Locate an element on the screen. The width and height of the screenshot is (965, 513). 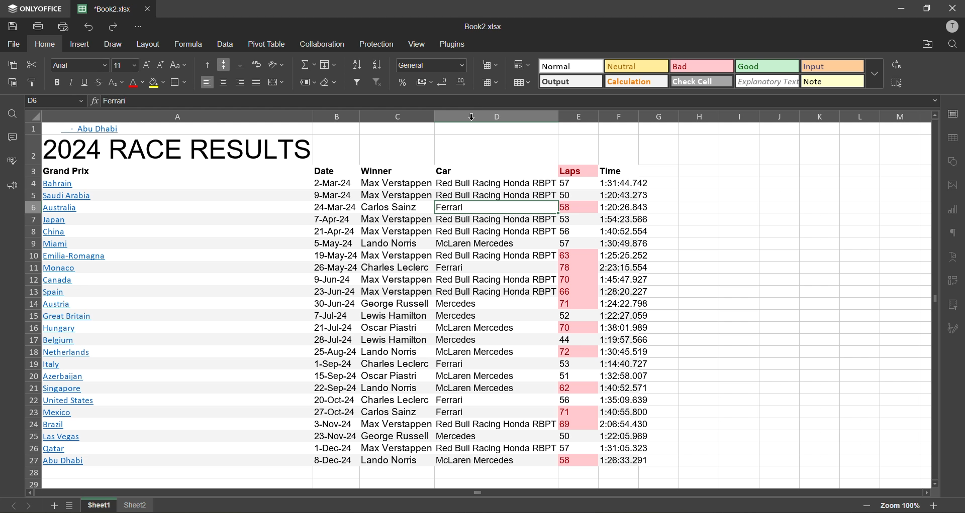
calculation is located at coordinates (636, 82).